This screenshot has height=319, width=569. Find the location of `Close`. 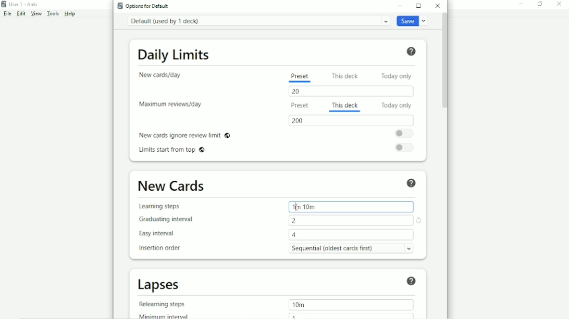

Close is located at coordinates (437, 6).